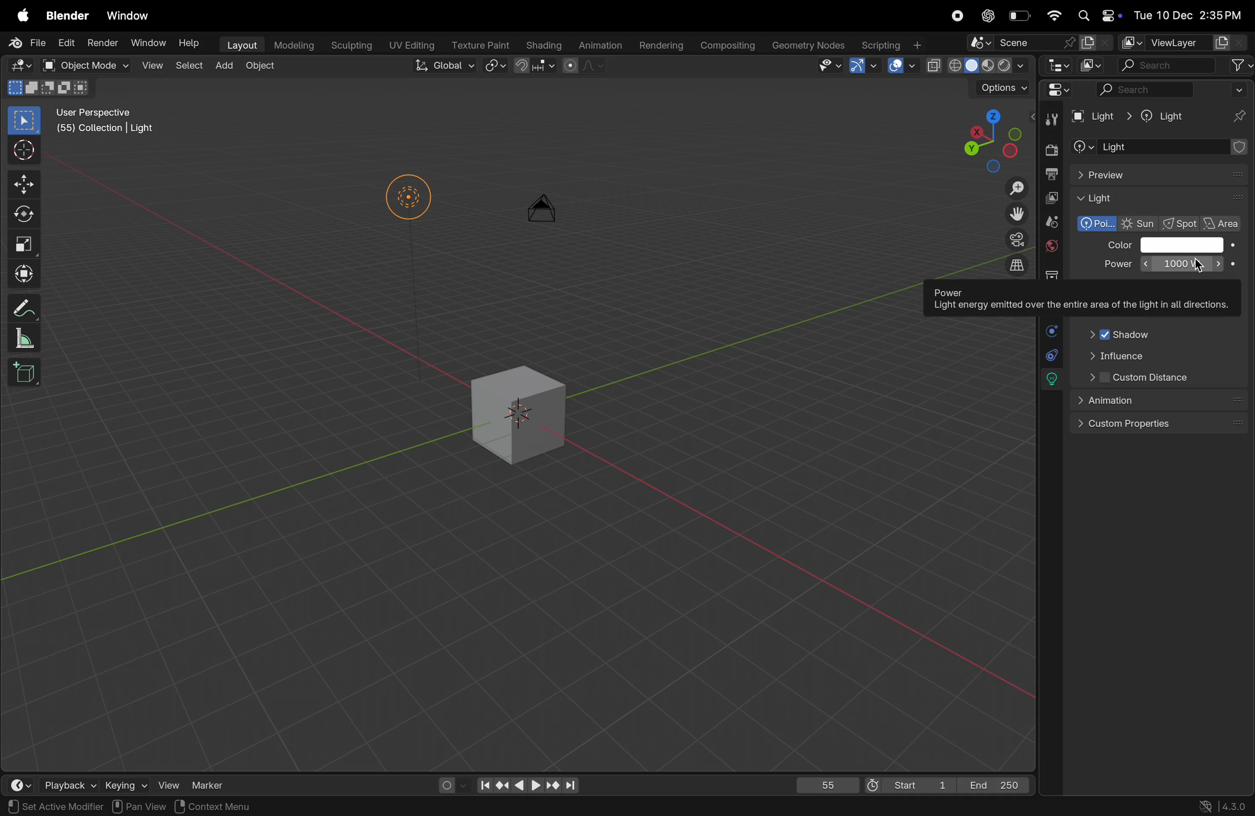  What do you see at coordinates (1097, 15) in the screenshot?
I see `apple widgets` at bounding box center [1097, 15].